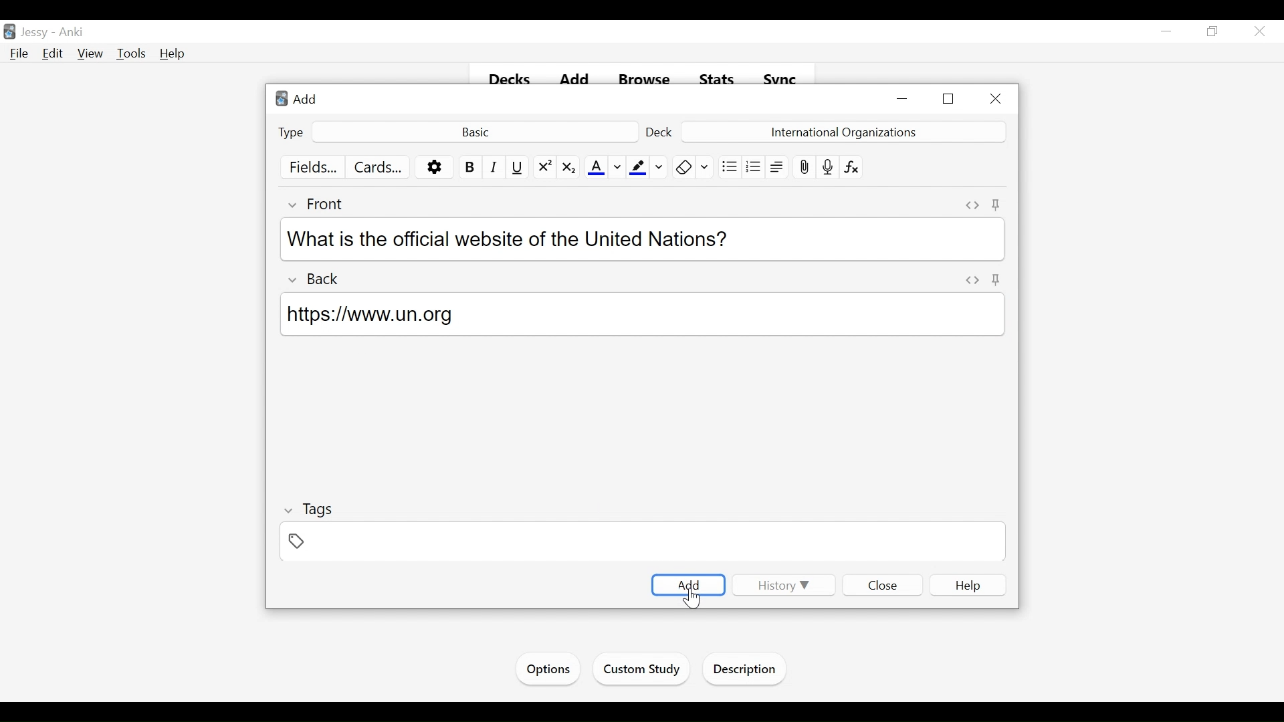  Describe the element at coordinates (998, 205) in the screenshot. I see `Toggle sticky` at that location.